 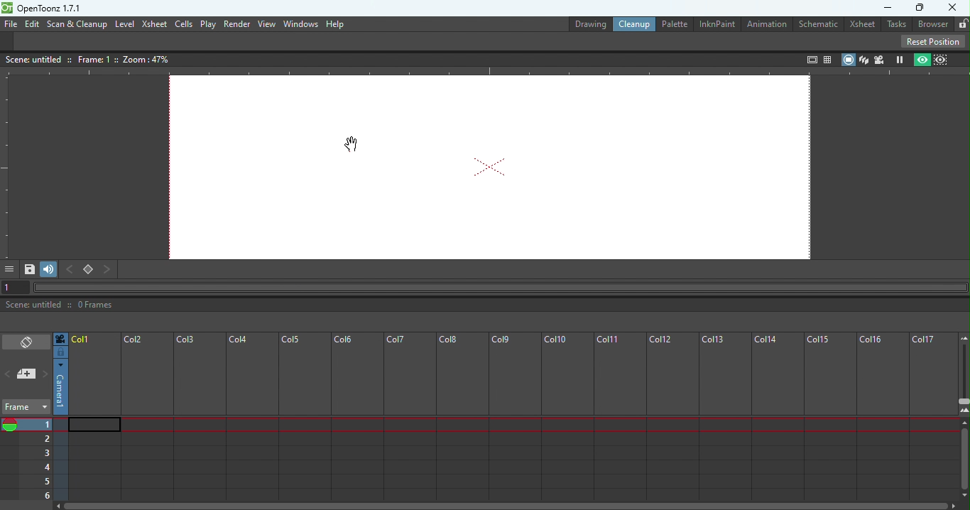 I want to click on Status bar, so click(x=482, y=305).